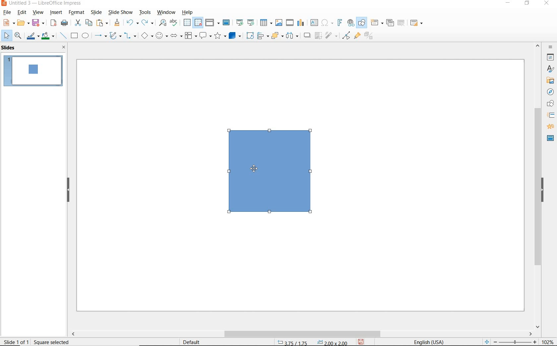 The width and height of the screenshot is (557, 346). Describe the element at coordinates (290, 23) in the screenshot. I see `insert audio or video` at that location.